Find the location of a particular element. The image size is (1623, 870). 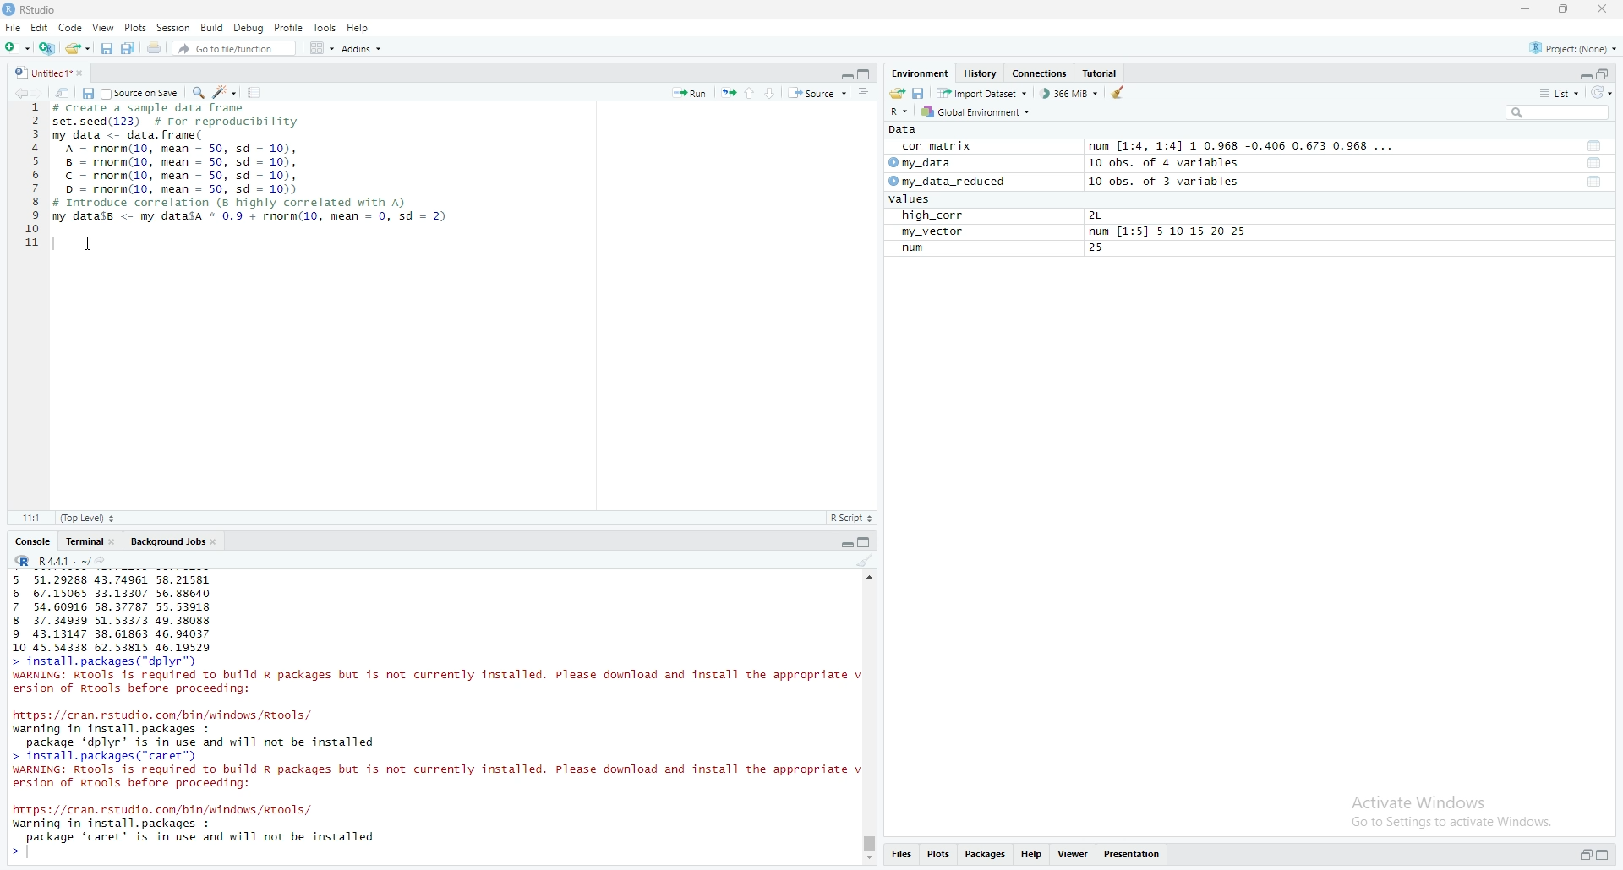

11:1 is located at coordinates (33, 519).